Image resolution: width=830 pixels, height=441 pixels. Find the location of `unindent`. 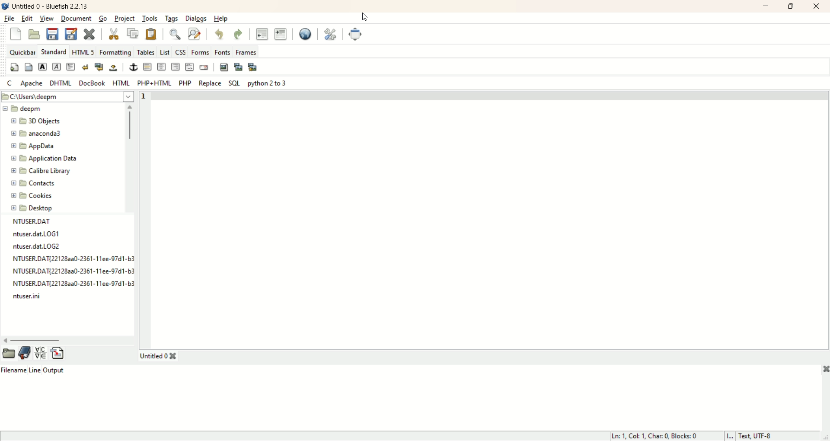

unindent is located at coordinates (263, 35).